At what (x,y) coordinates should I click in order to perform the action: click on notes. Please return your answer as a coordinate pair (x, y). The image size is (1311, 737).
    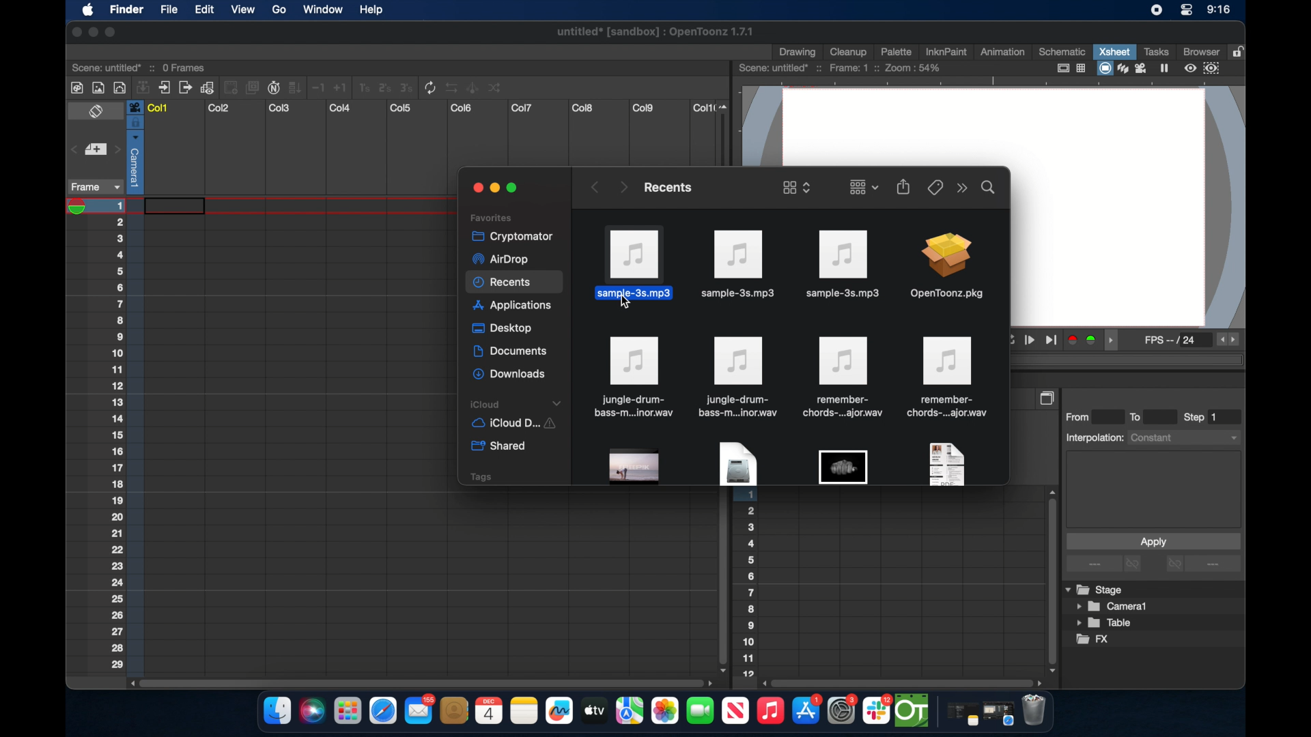
    Looking at the image, I should click on (959, 715).